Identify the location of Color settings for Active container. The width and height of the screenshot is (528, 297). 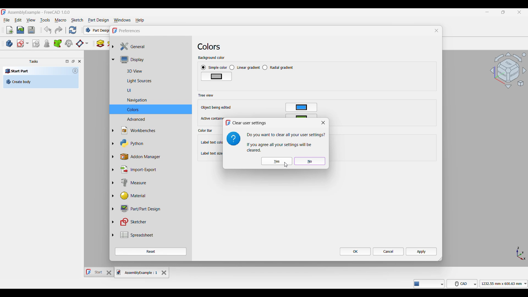
(301, 116).